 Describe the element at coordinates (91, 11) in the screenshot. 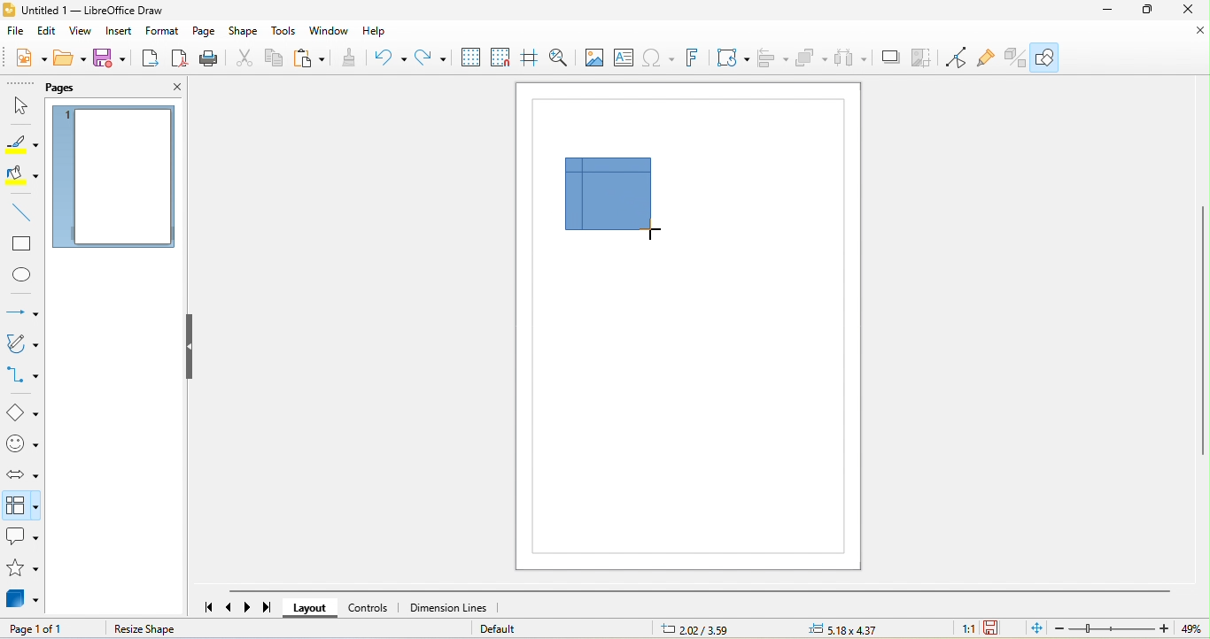

I see `untitled 1- libre office draw` at that location.